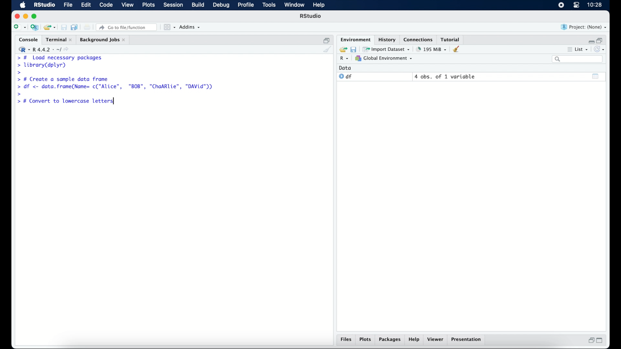  What do you see at coordinates (67, 5) in the screenshot?
I see `file` at bounding box center [67, 5].